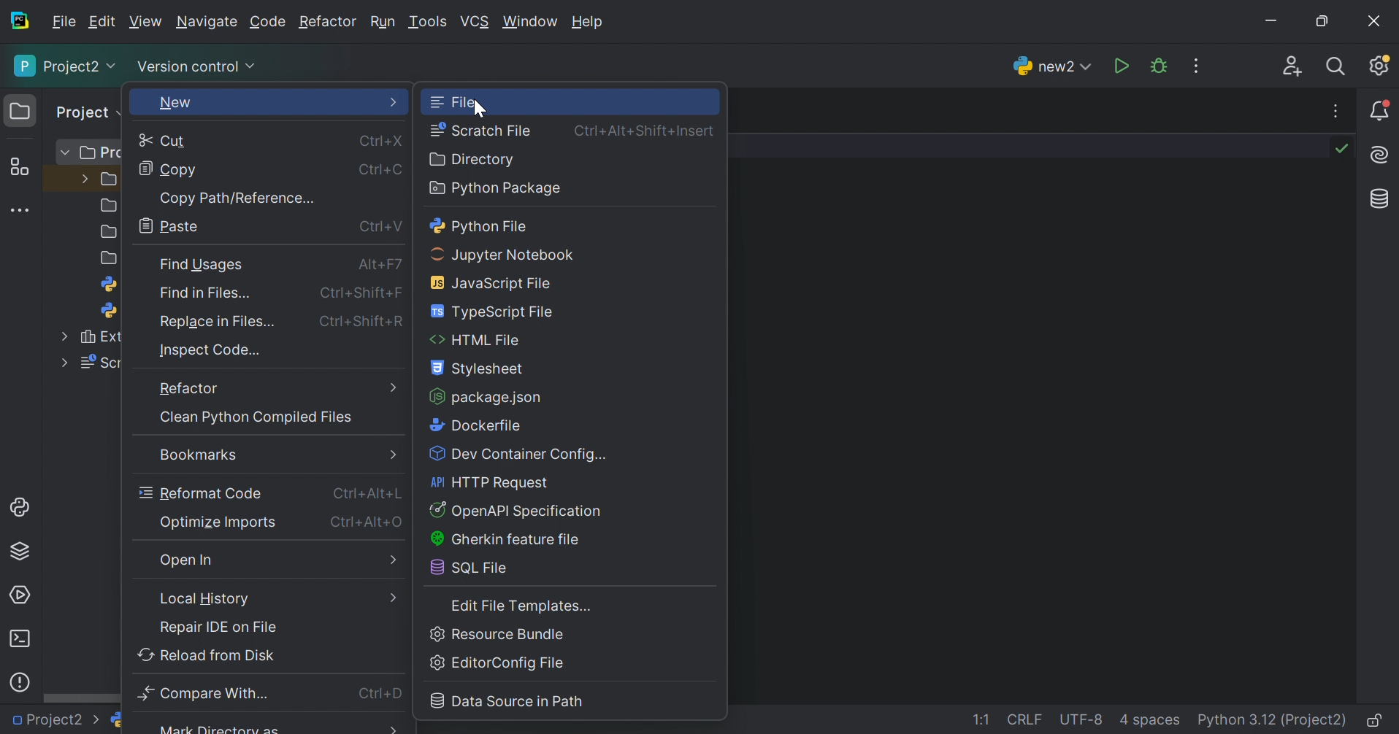 The height and width of the screenshot is (734, 1399). I want to click on Code, so click(268, 22).